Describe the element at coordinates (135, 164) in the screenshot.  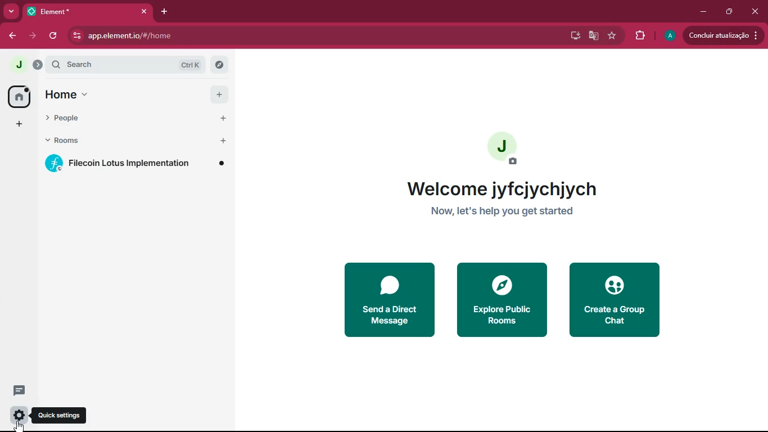
I see `filecoin lotus implementation` at that location.